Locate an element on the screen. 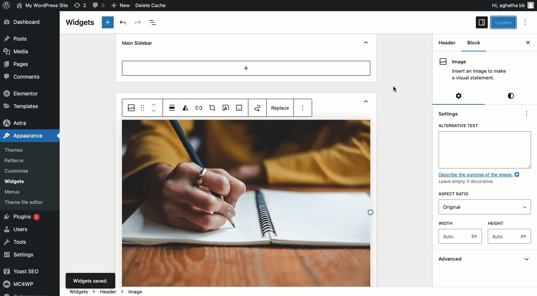 Image resolution: width=537 pixels, height=296 pixels. Header is located at coordinates (110, 291).